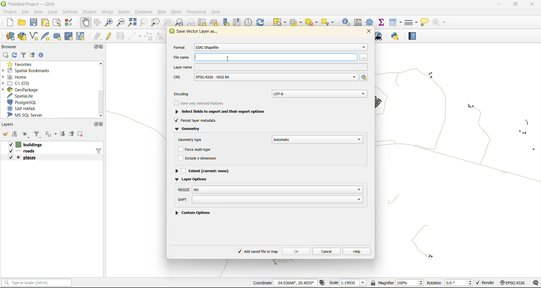  What do you see at coordinates (15, 55) in the screenshot?
I see `refresh` at bounding box center [15, 55].